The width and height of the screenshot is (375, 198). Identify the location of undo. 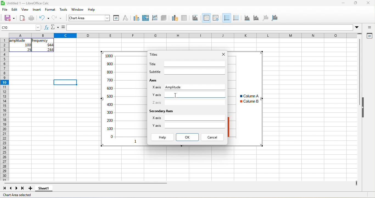
(44, 18).